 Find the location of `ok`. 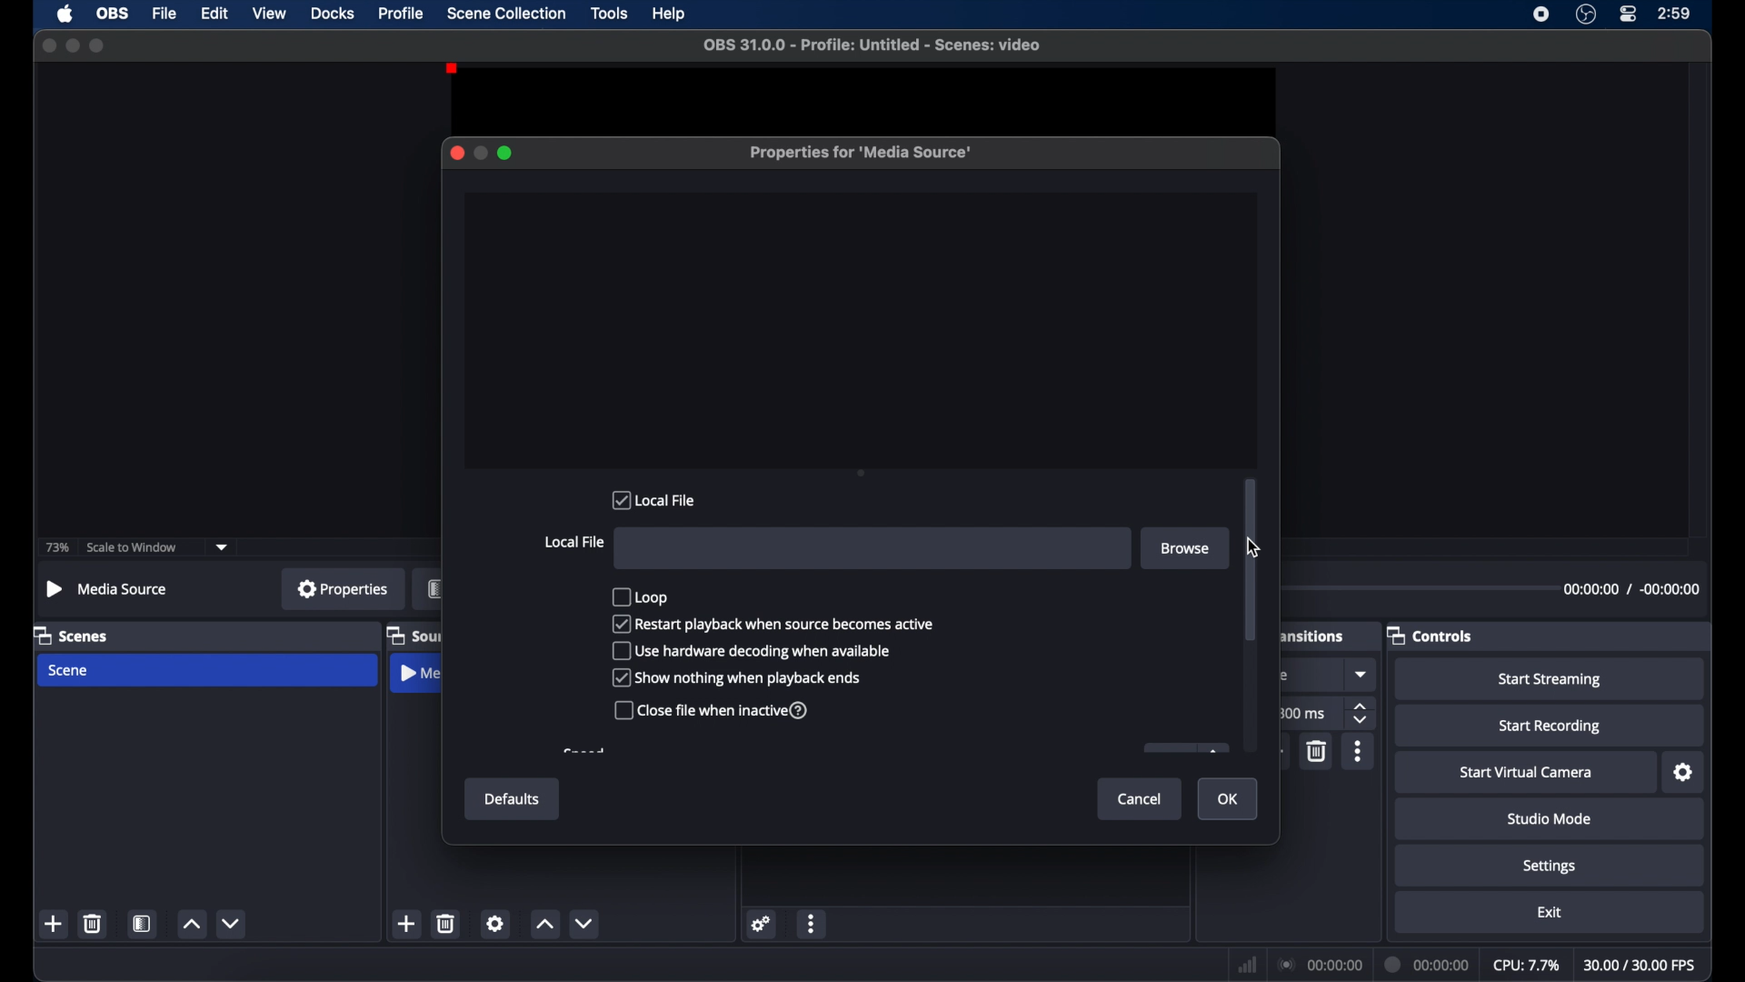

ok is located at coordinates (1229, 799).